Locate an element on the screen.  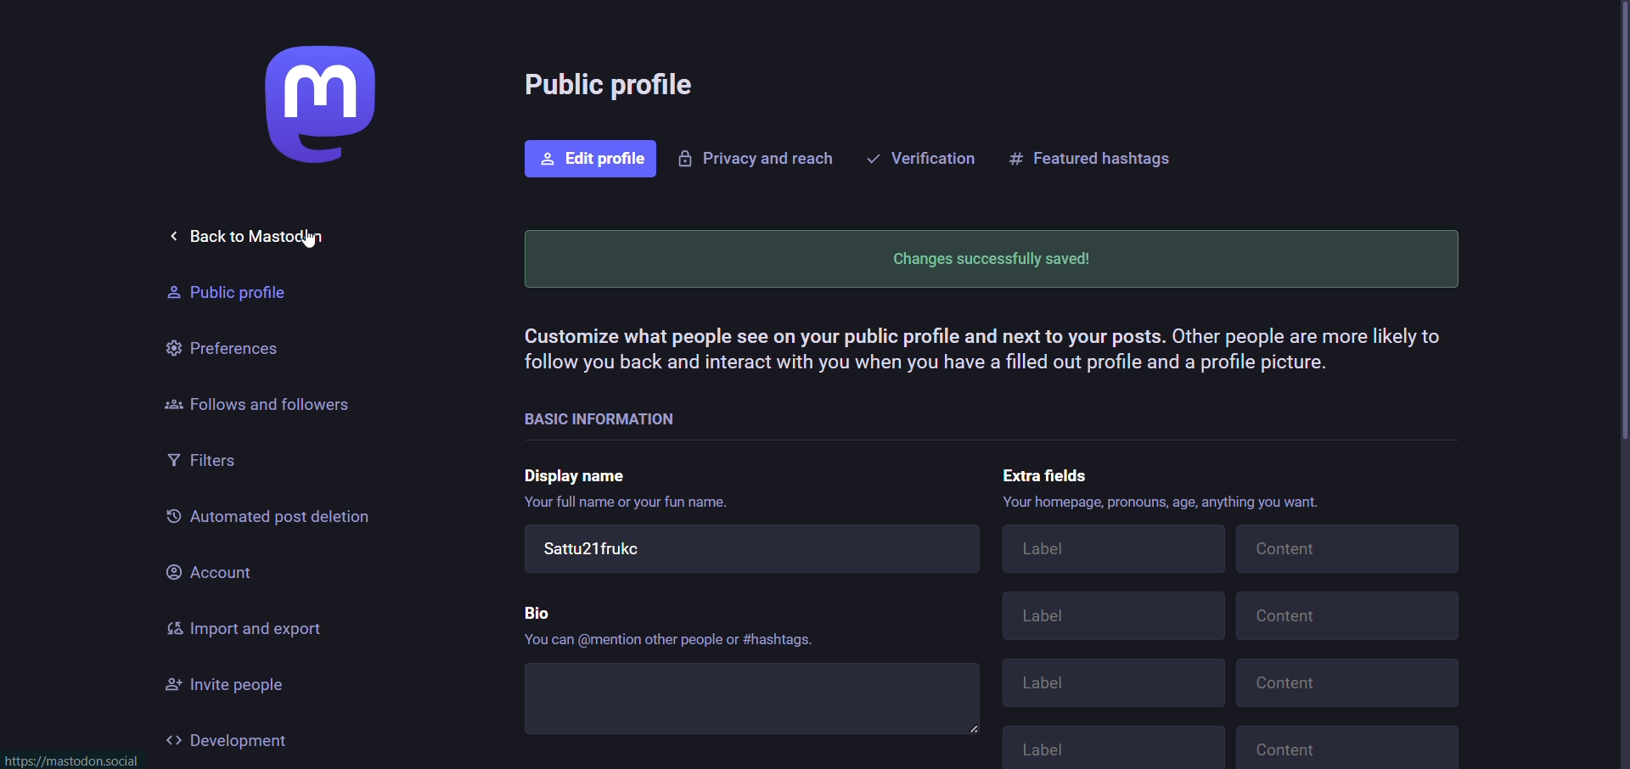
Sattu21fruke  is located at coordinates (752, 552).